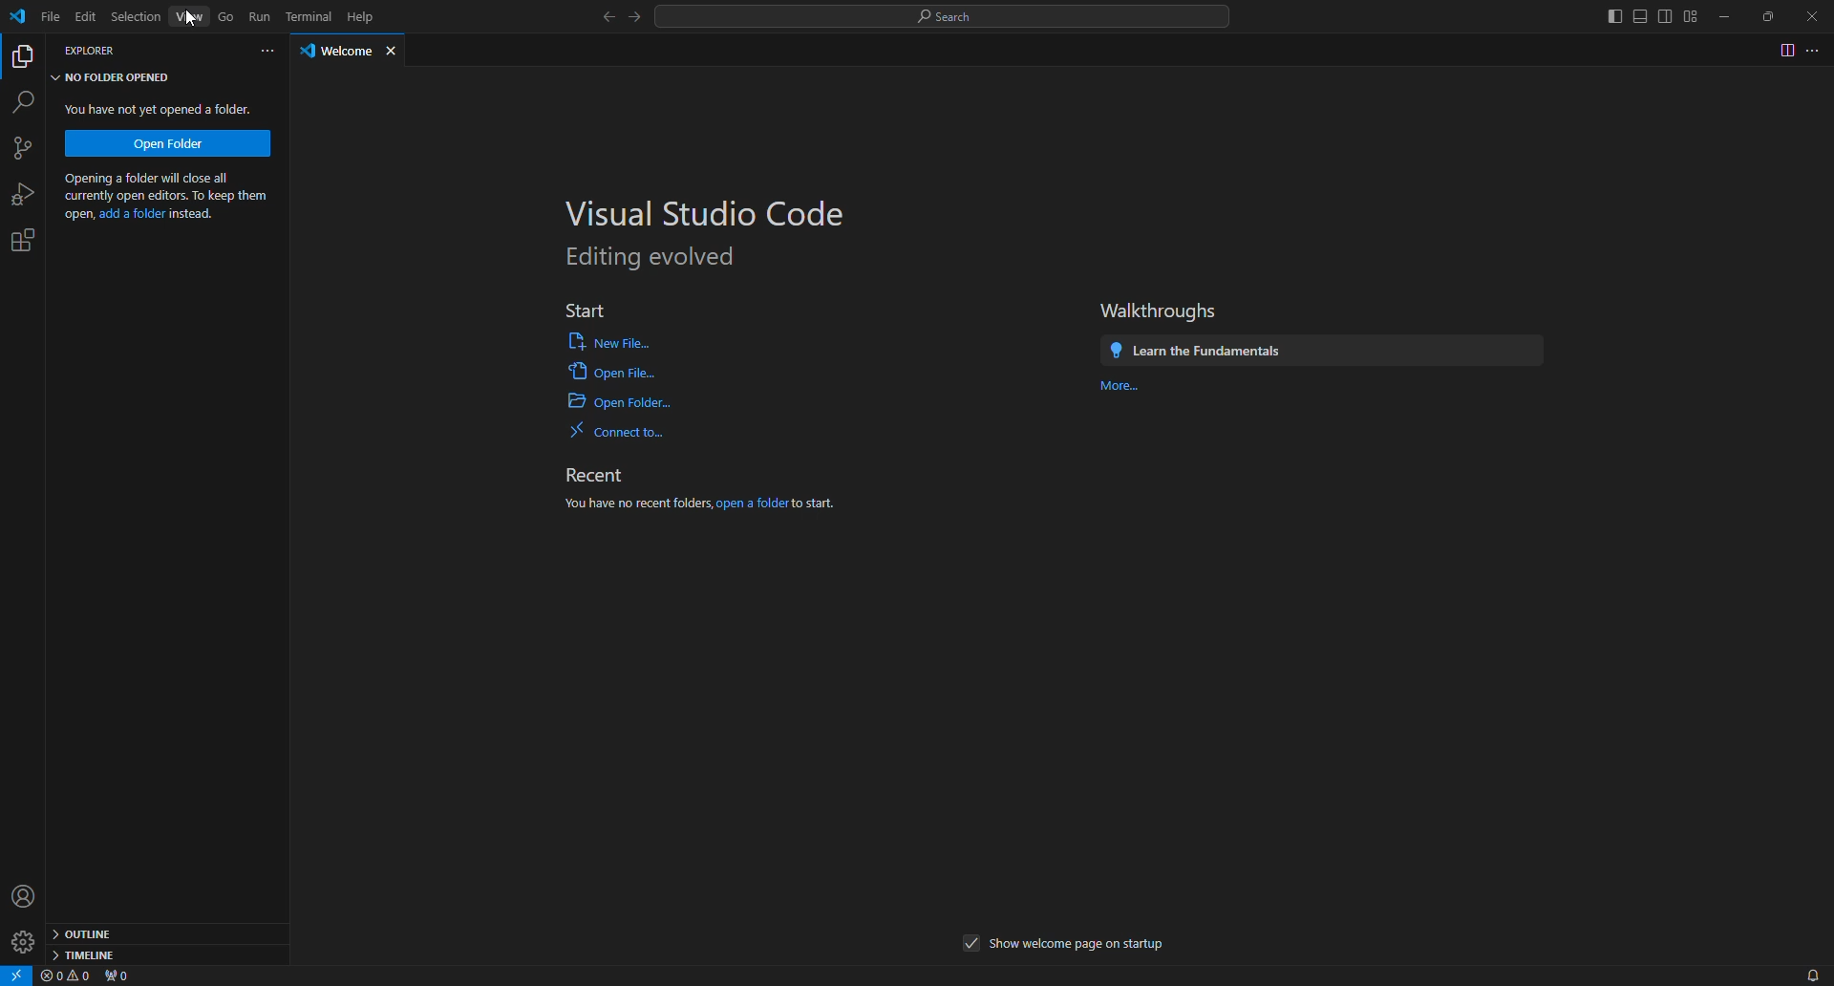  I want to click on Go, so click(225, 18).